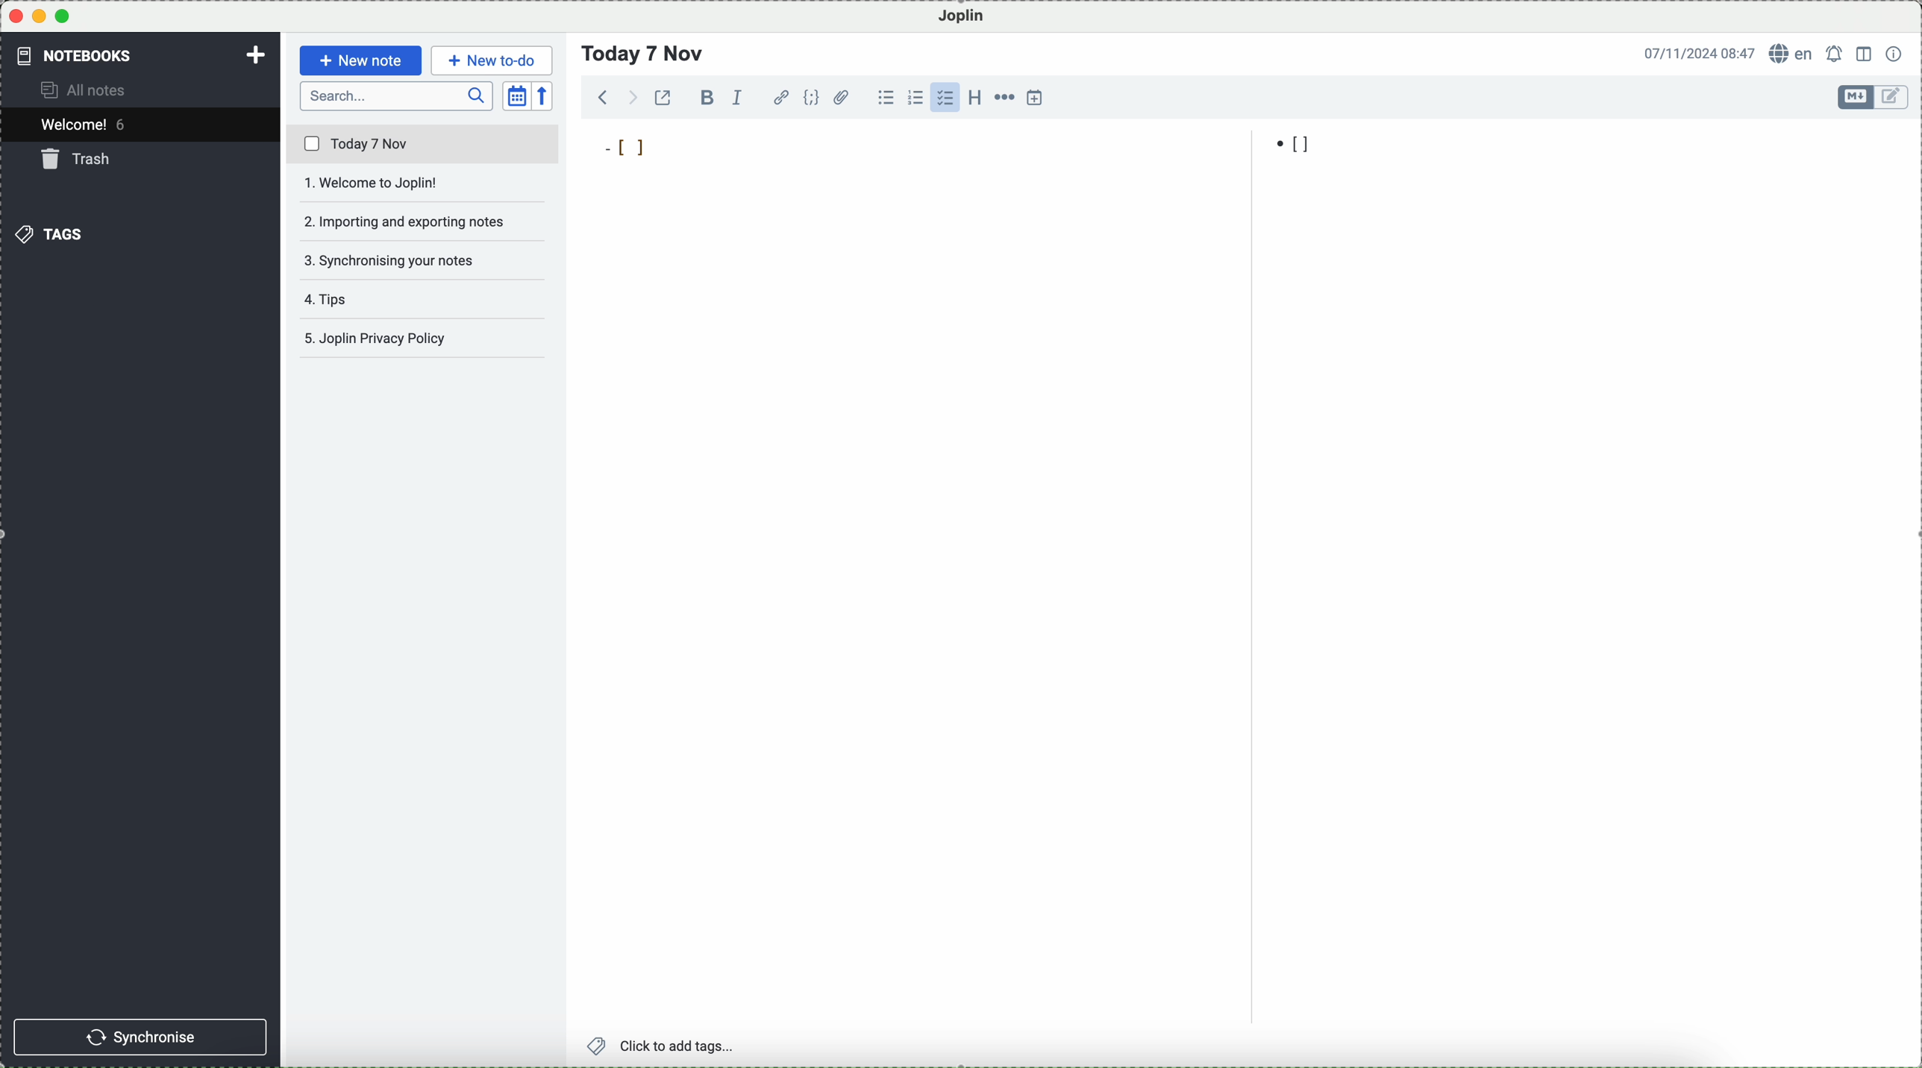 Image resolution: width=1922 pixels, height=1068 pixels. I want to click on checkbox, so click(945, 98).